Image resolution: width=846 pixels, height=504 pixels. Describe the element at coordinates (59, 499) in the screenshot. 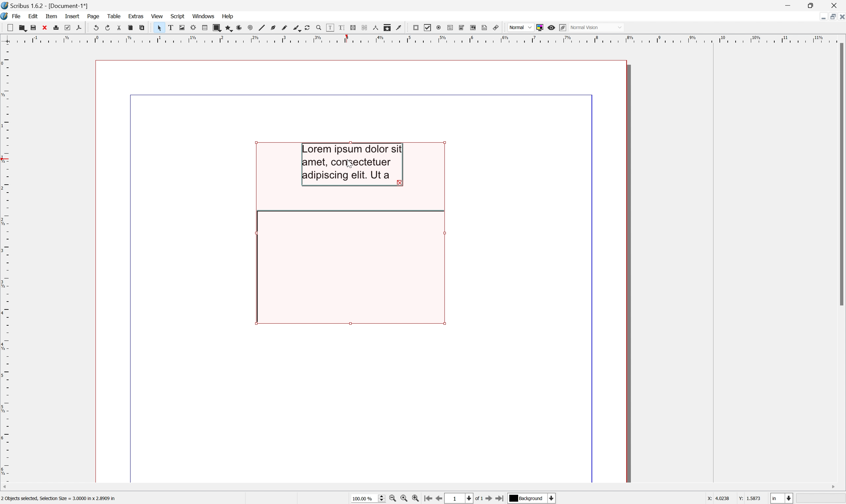

I see `2 Objects selected, Selection Size = 3.000 in × 2.8909 in` at that location.